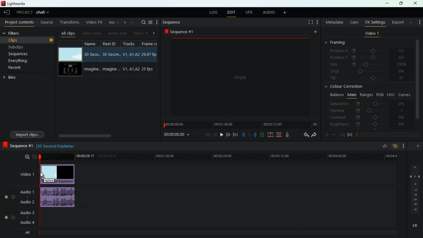 This screenshot has height=238, width=423. I want to click on pull, so click(244, 135).